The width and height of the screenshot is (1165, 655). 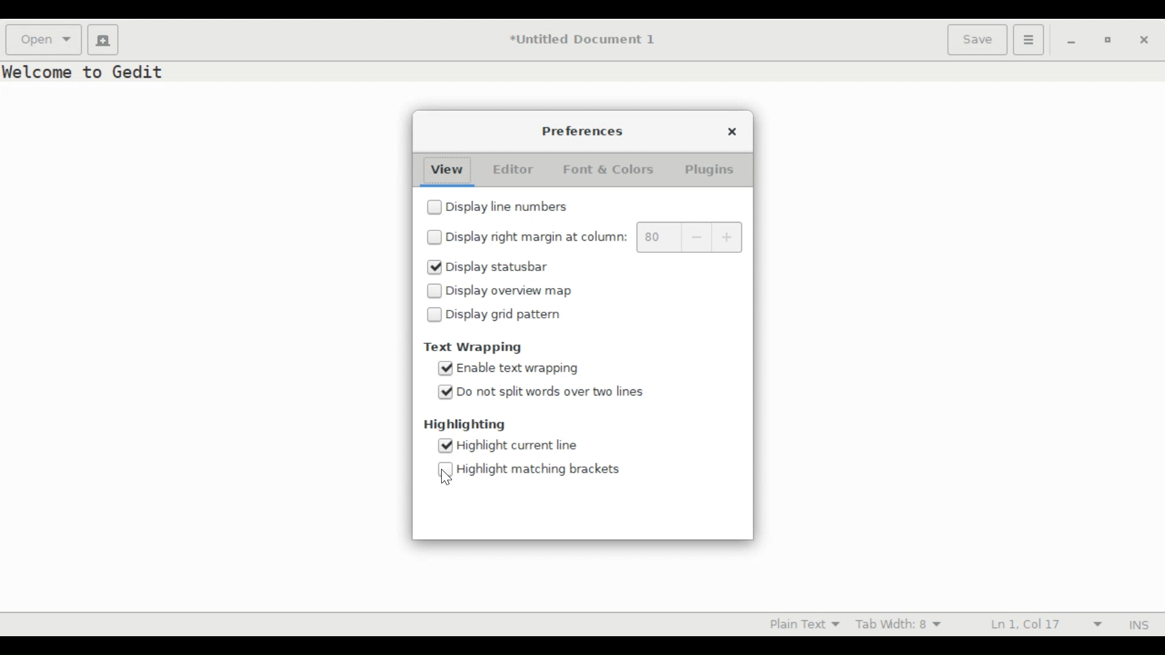 I want to click on Save, so click(x=977, y=40).